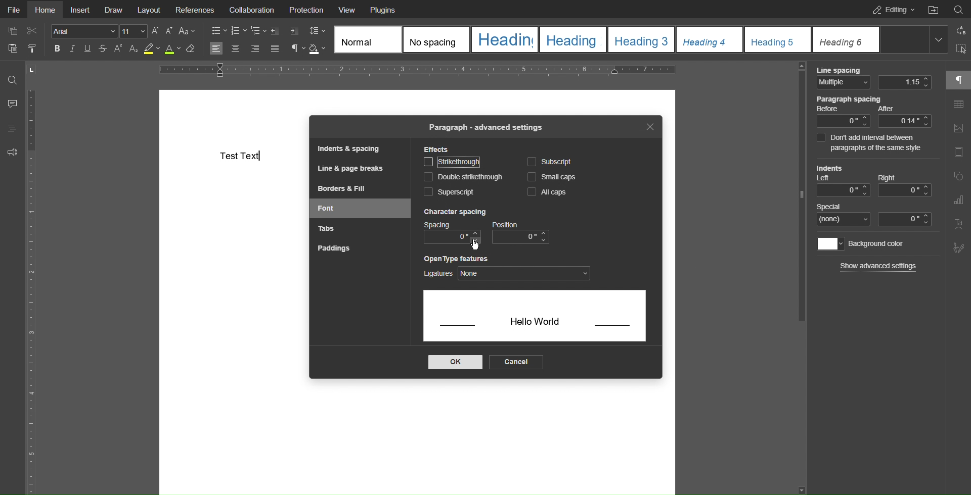  I want to click on Paragraph - advanced settings, so click(484, 128).